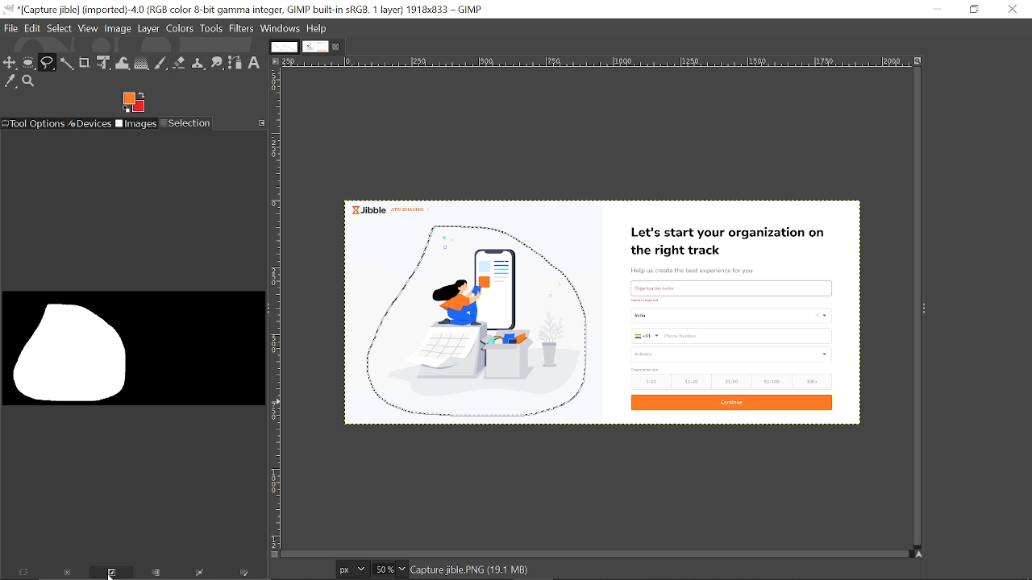 The height and width of the screenshot is (580, 1032). Describe the element at coordinates (105, 64) in the screenshot. I see `unified transform tool` at that location.